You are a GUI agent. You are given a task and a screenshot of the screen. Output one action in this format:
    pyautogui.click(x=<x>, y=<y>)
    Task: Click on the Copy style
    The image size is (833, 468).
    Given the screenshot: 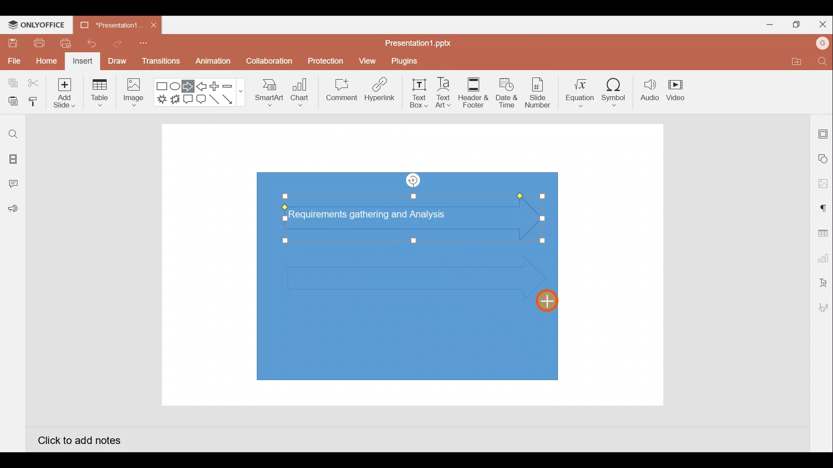 What is the action you would take?
    pyautogui.click(x=34, y=103)
    